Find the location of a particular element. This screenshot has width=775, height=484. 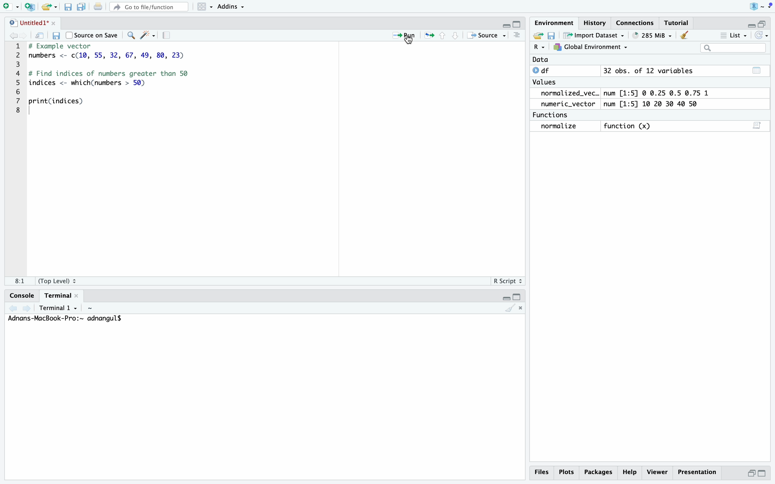

packages is located at coordinates (600, 471).